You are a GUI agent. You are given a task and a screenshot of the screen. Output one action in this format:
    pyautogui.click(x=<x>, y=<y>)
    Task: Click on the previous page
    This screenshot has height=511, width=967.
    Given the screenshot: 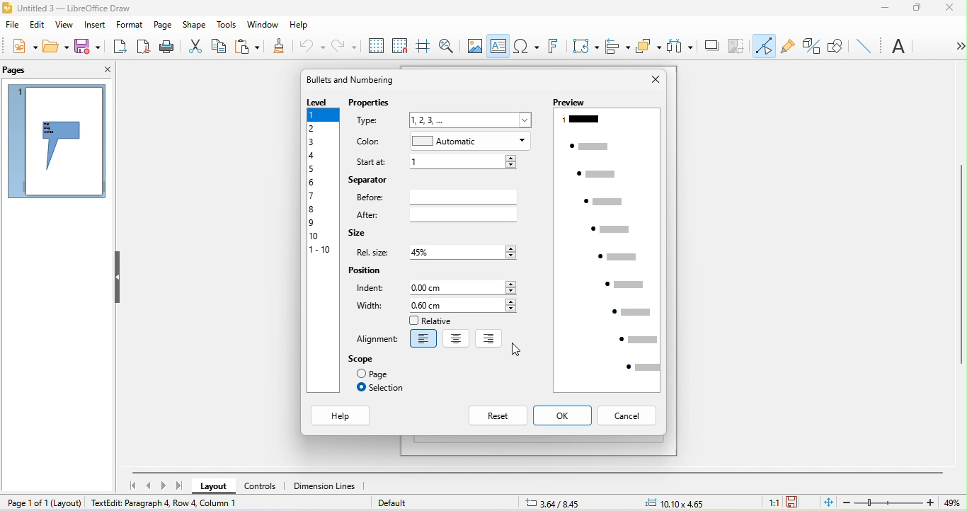 What is the action you would take?
    pyautogui.click(x=150, y=486)
    